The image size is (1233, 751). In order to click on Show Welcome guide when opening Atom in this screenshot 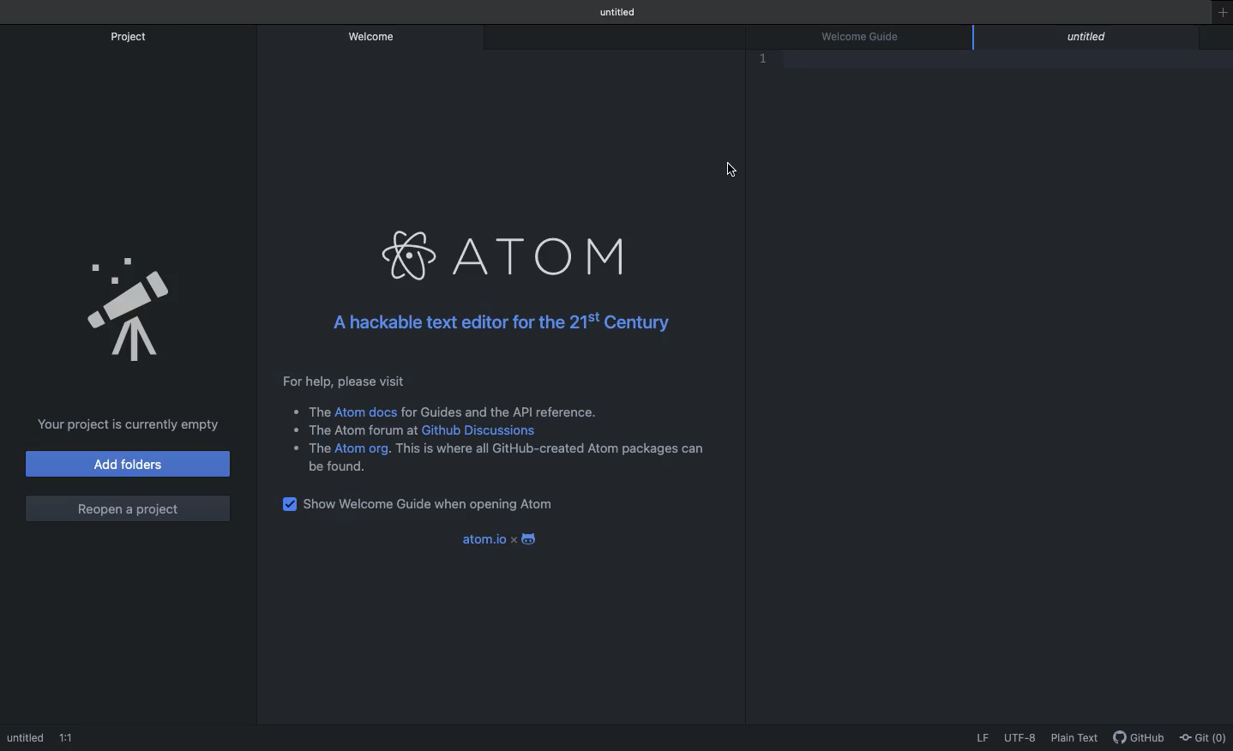, I will do `click(436, 505)`.